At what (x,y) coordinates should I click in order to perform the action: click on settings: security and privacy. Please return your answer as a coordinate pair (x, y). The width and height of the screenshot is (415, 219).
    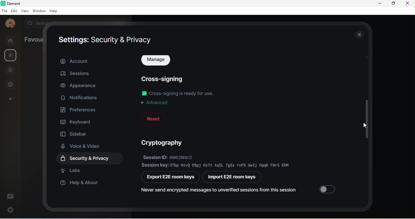
    Looking at the image, I should click on (105, 40).